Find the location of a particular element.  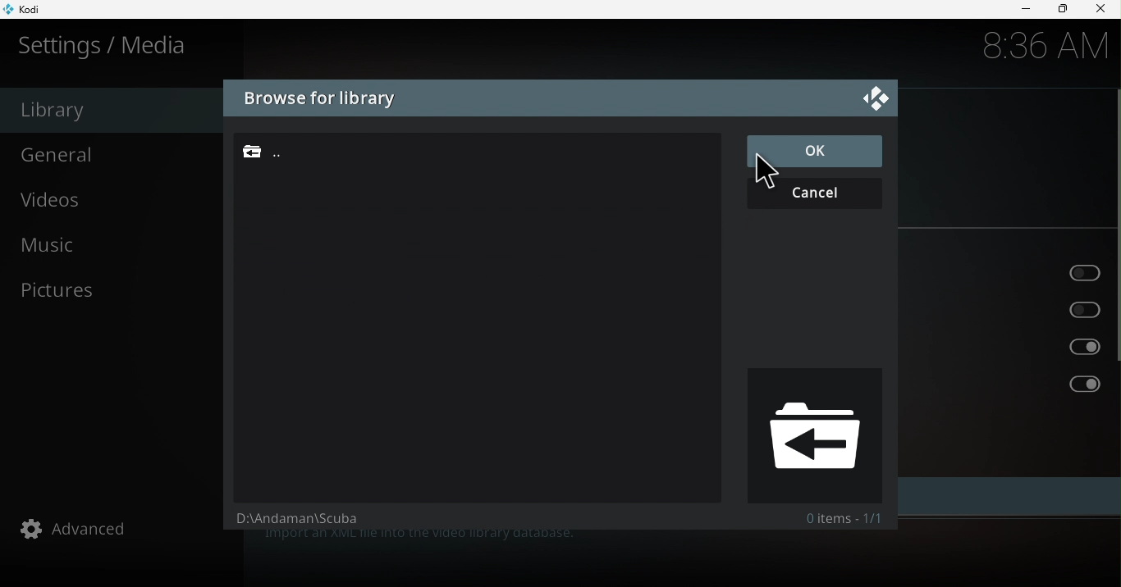

Ignore video extras on scan is located at coordinates (1009, 385).